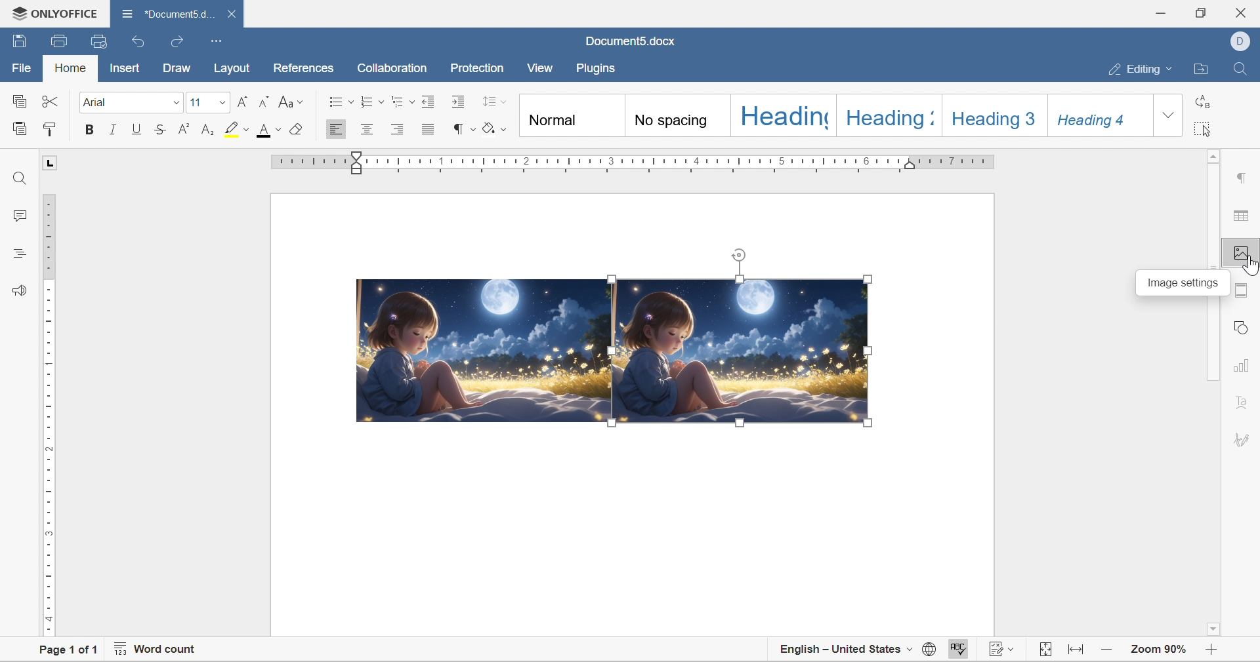 This screenshot has height=662, width=1260. I want to click on chart settings, so click(1242, 363).